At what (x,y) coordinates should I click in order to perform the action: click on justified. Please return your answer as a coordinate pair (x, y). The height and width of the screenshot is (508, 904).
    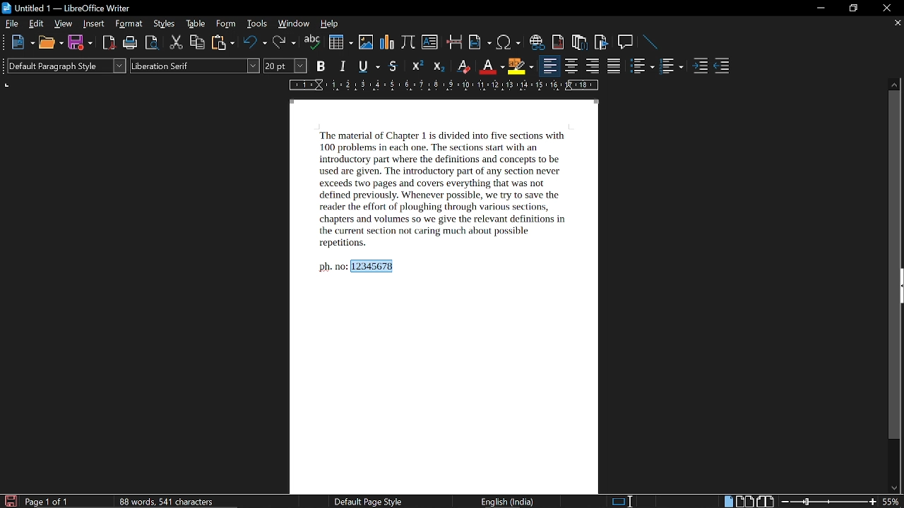
    Looking at the image, I should click on (616, 67).